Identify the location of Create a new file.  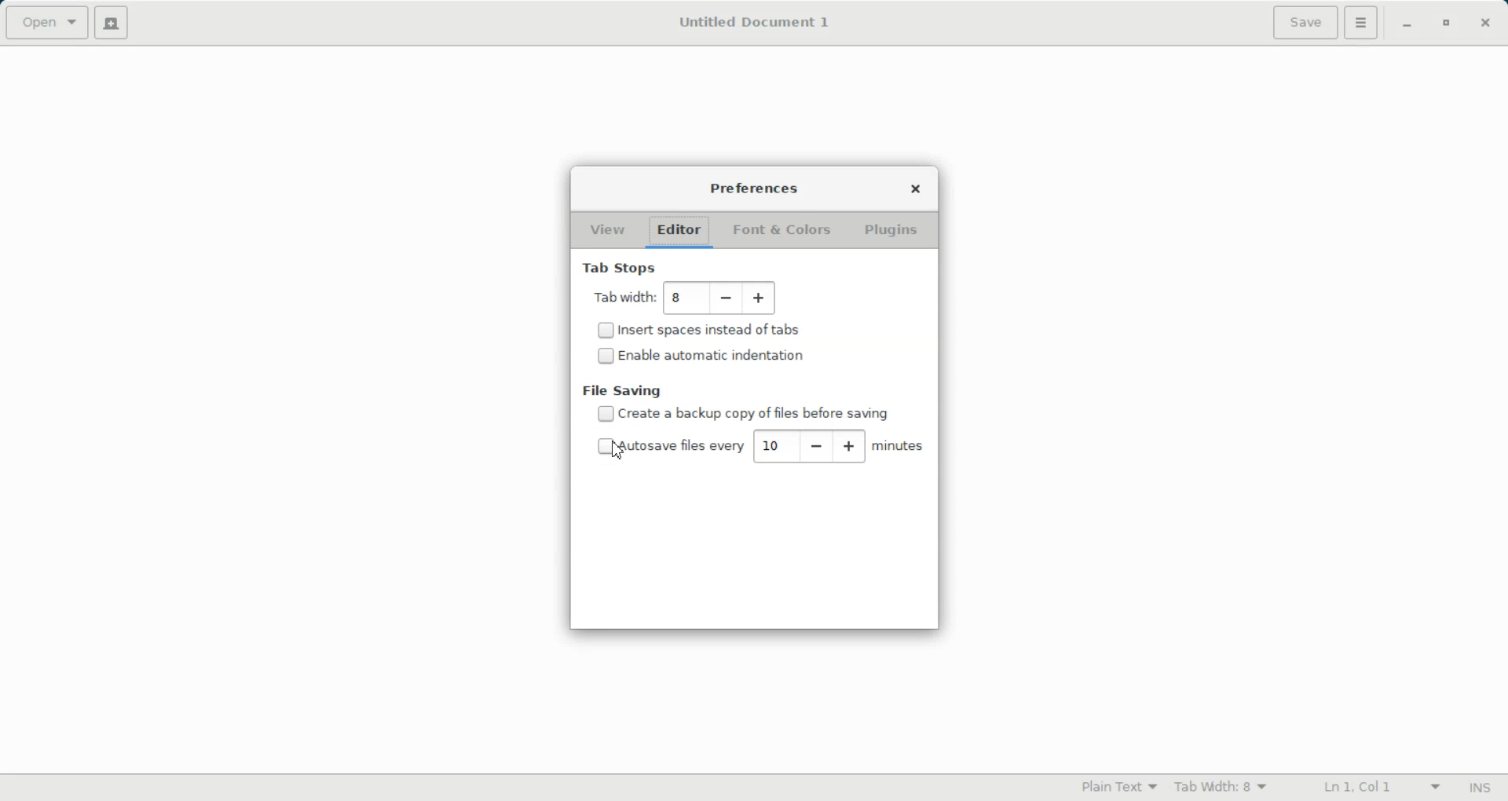
(111, 23).